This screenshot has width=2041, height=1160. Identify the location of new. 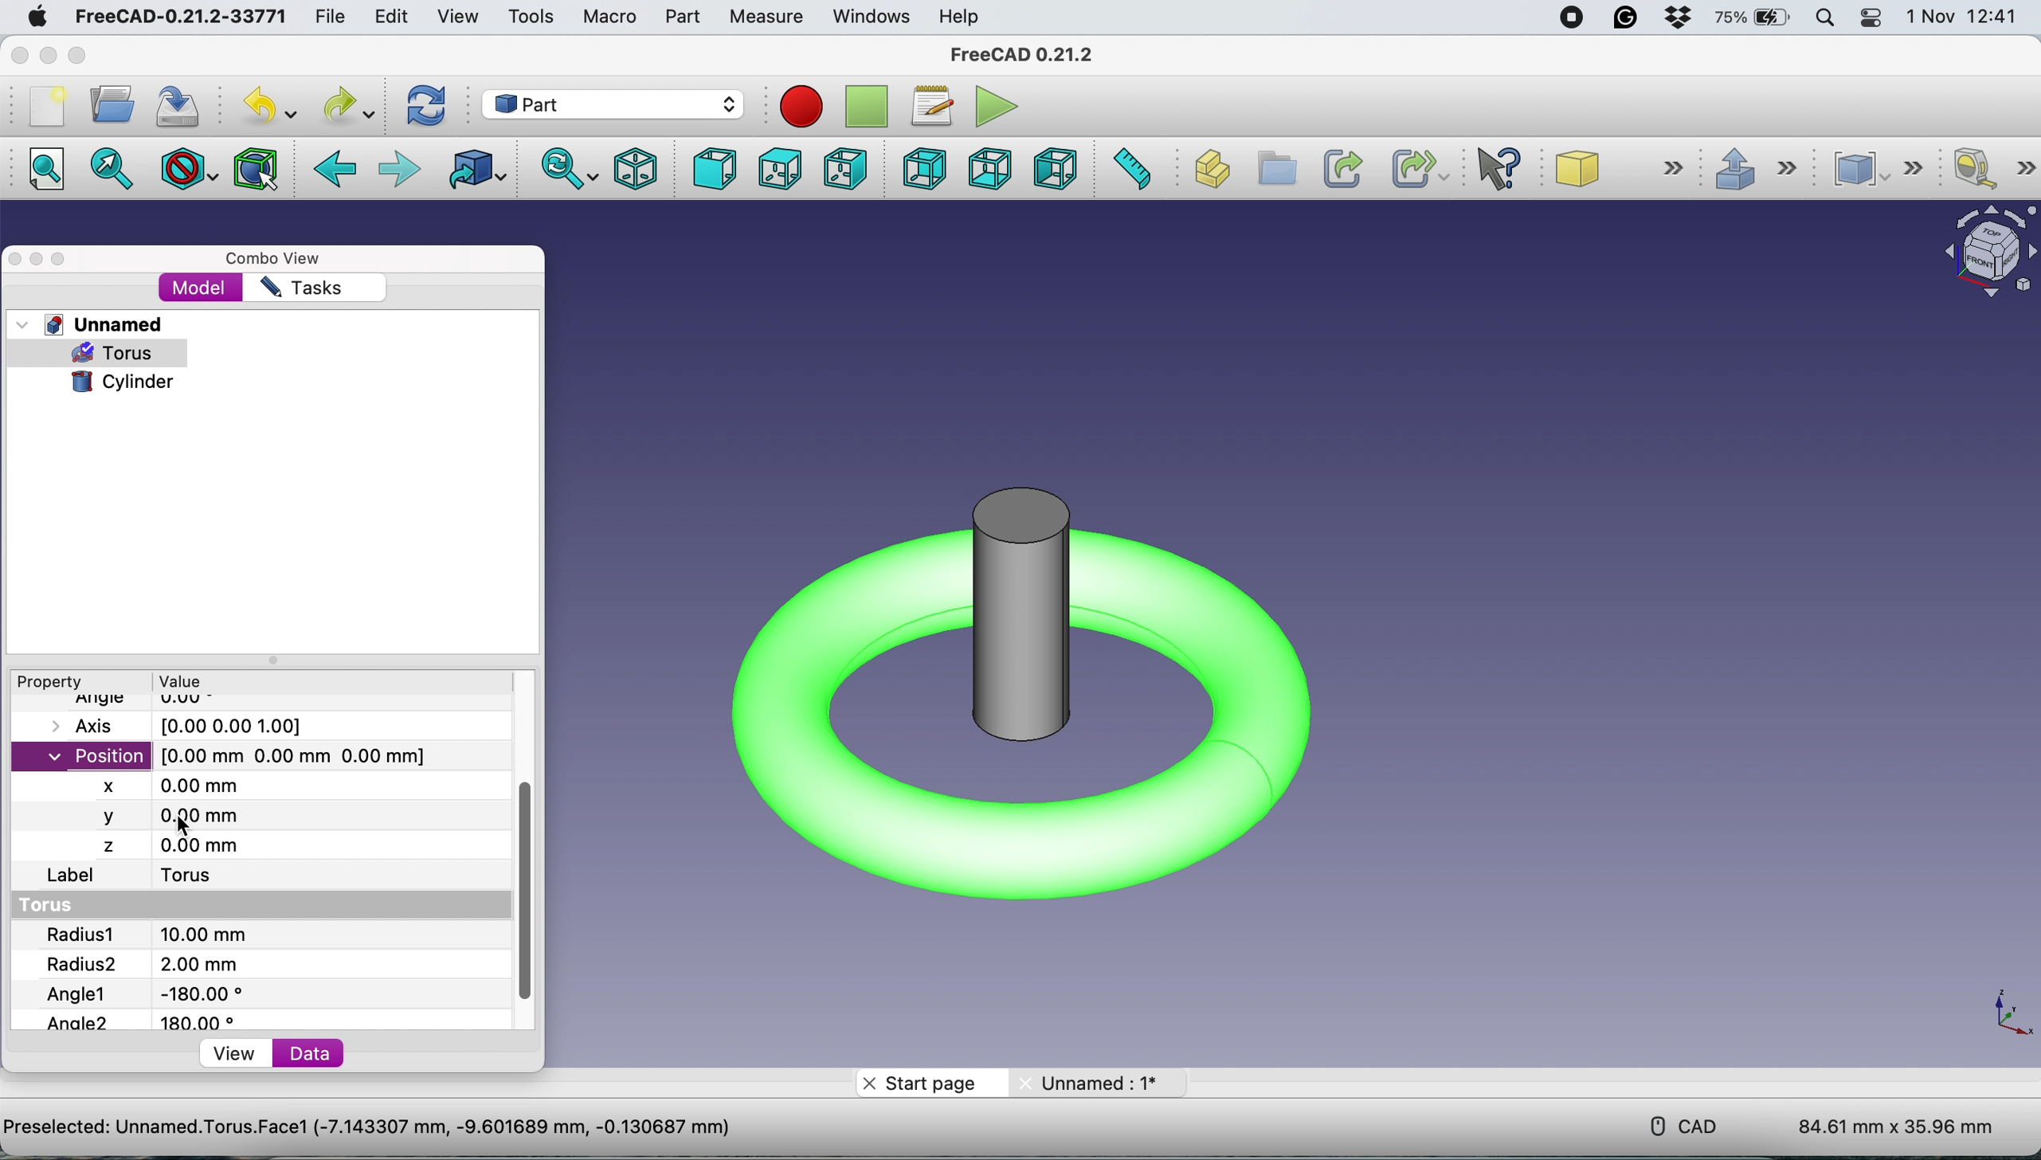
(46, 106).